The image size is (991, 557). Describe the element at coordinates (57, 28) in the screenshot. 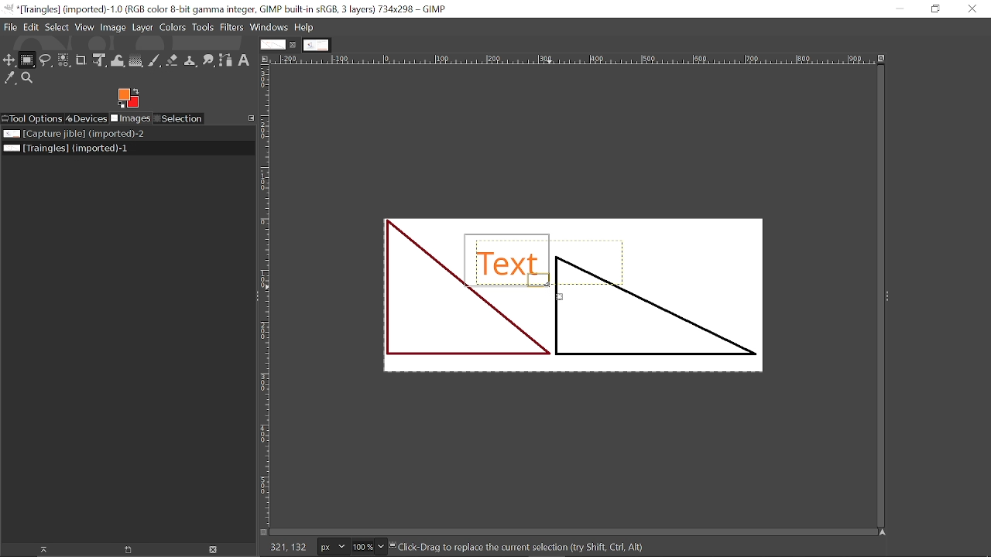

I see `Select` at that location.